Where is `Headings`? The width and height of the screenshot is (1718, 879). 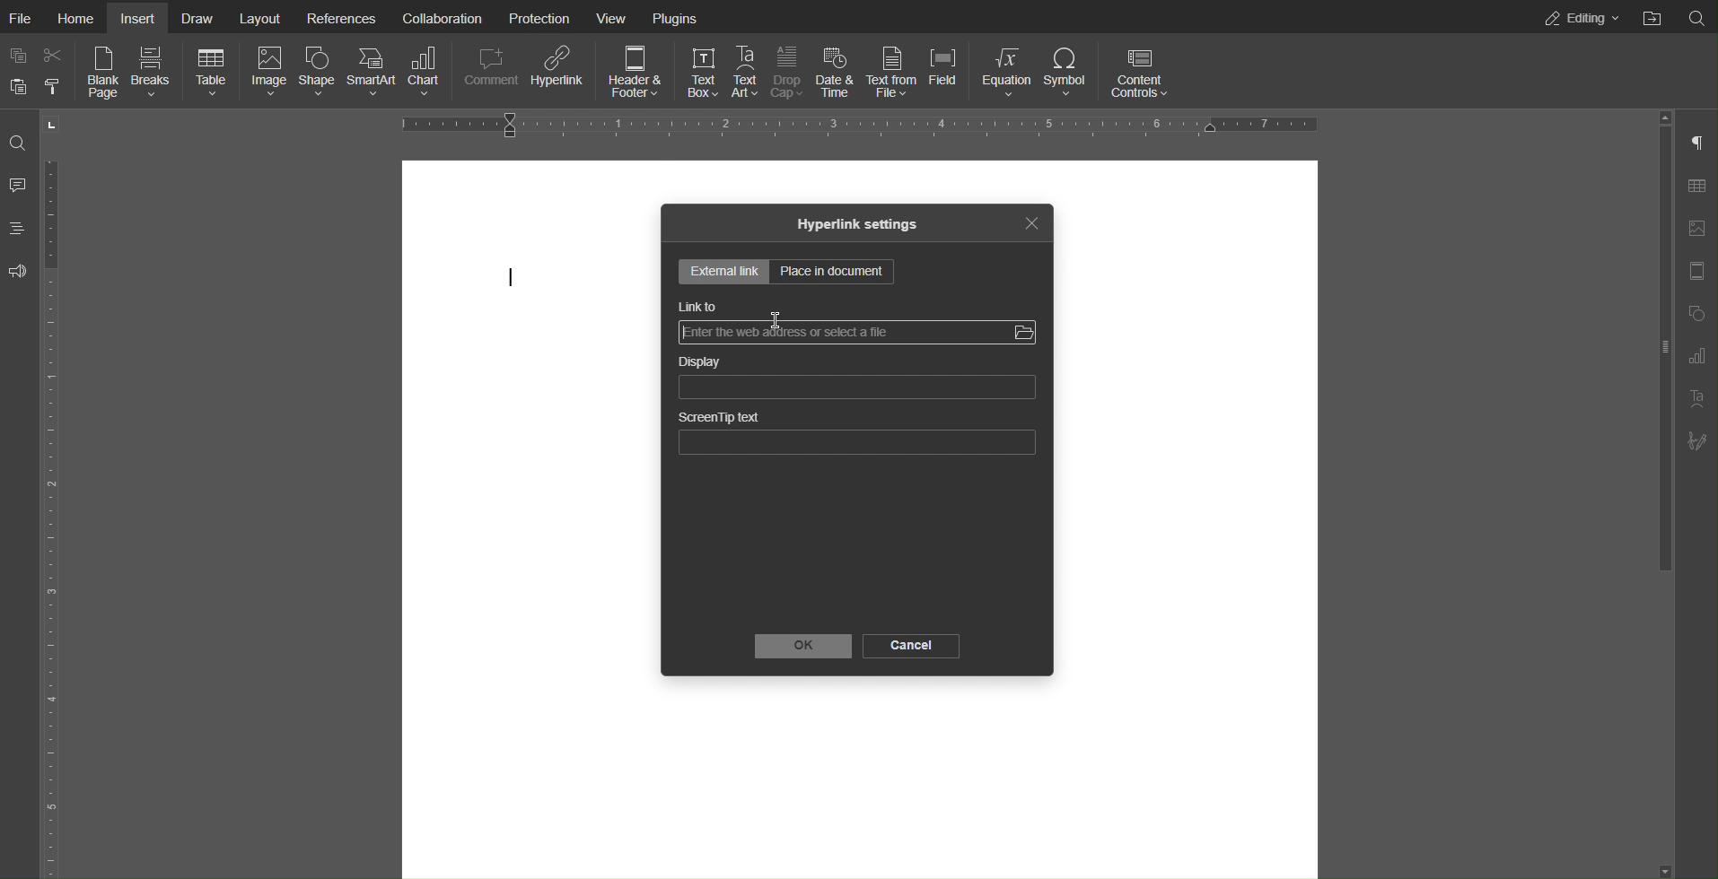
Headings is located at coordinates (16, 229).